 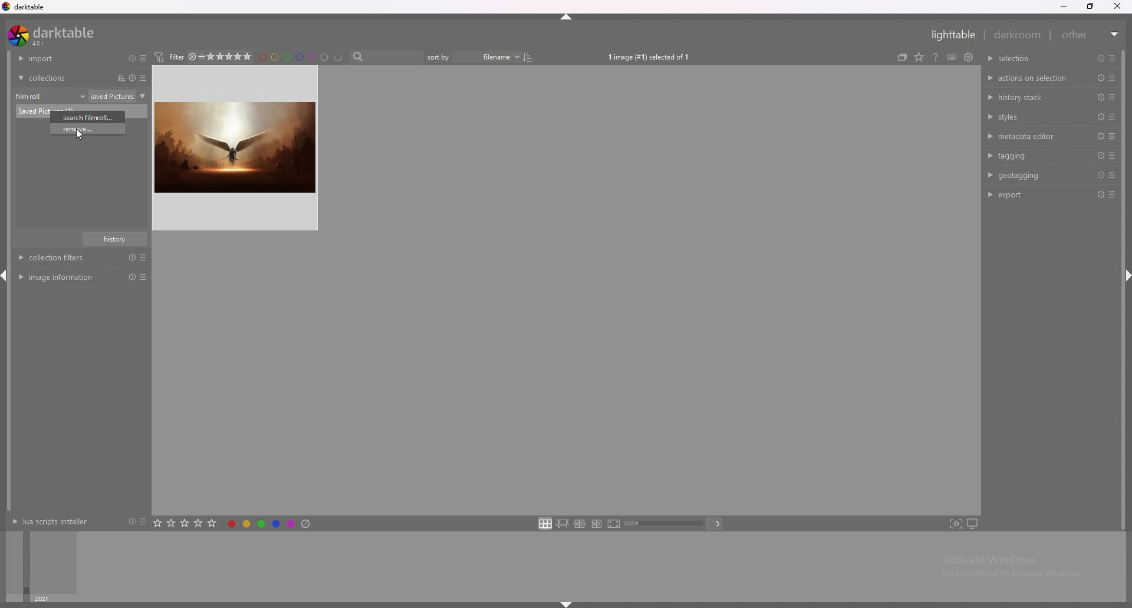 I want to click on star rating, so click(x=233, y=57).